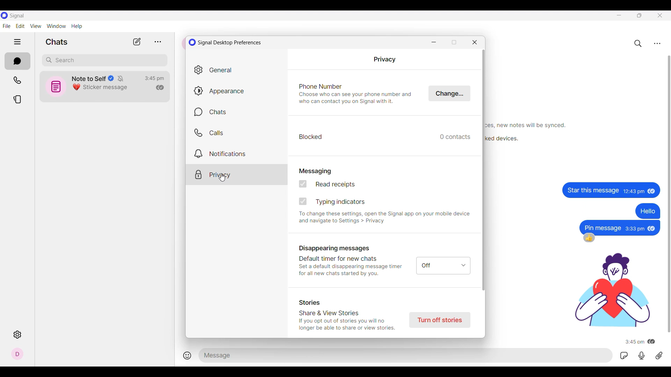 The width and height of the screenshot is (671, 377). What do you see at coordinates (647, 211) in the screenshot?
I see `text message` at bounding box center [647, 211].